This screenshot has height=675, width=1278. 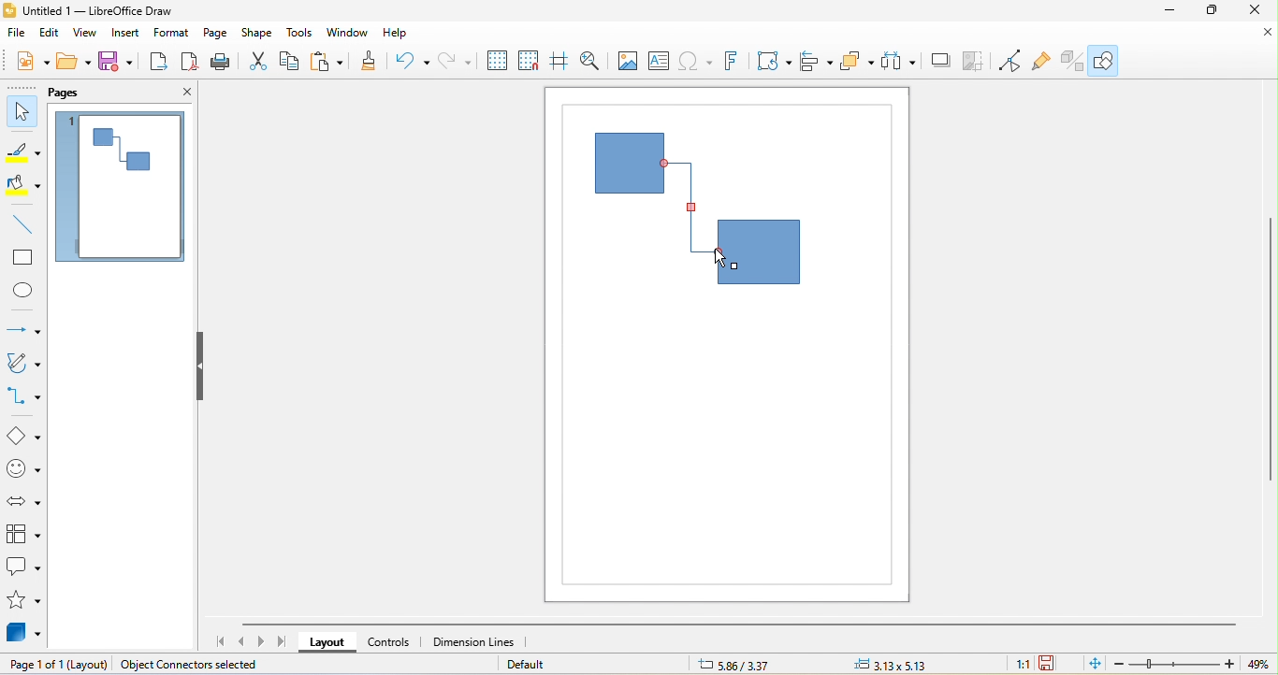 What do you see at coordinates (158, 62) in the screenshot?
I see `export` at bounding box center [158, 62].